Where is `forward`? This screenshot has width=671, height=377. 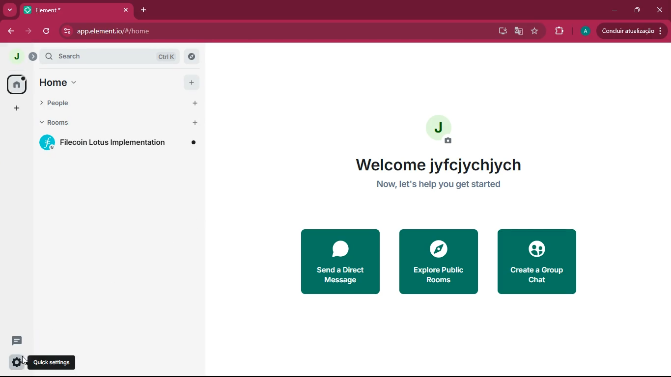 forward is located at coordinates (29, 32).